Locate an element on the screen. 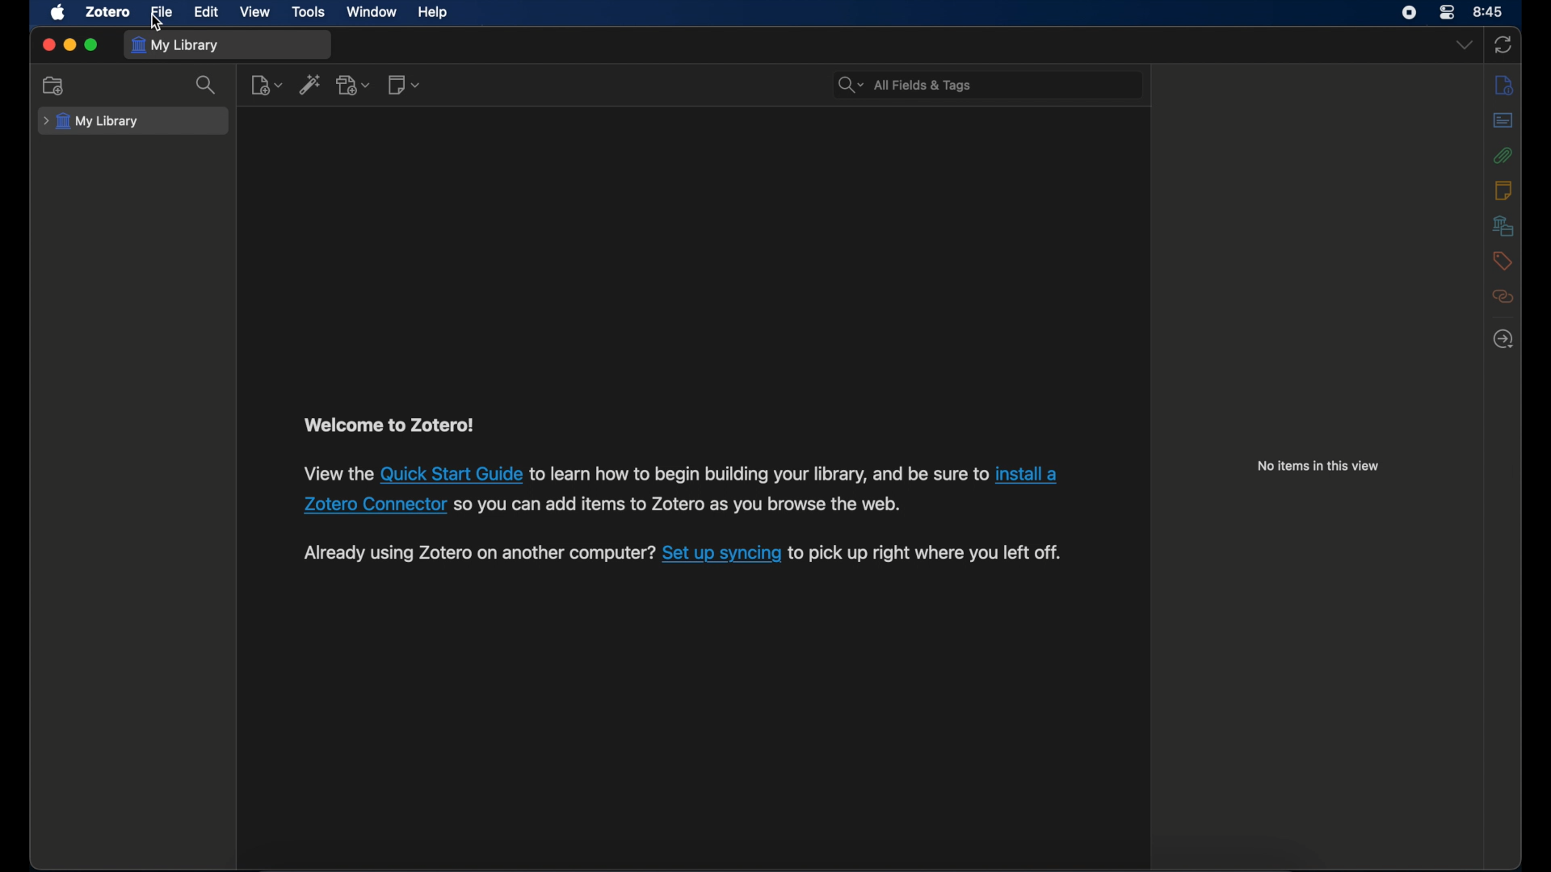 The height and width of the screenshot is (872, 1551). minimize is located at coordinates (69, 45).